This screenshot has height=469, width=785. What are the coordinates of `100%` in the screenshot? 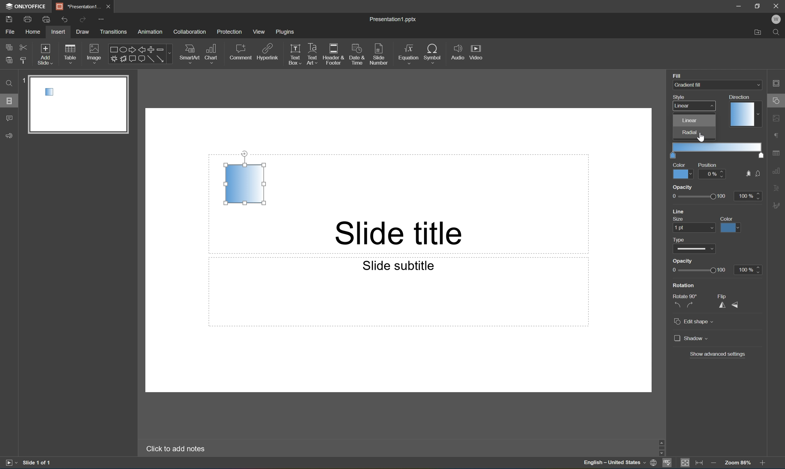 It's located at (748, 271).